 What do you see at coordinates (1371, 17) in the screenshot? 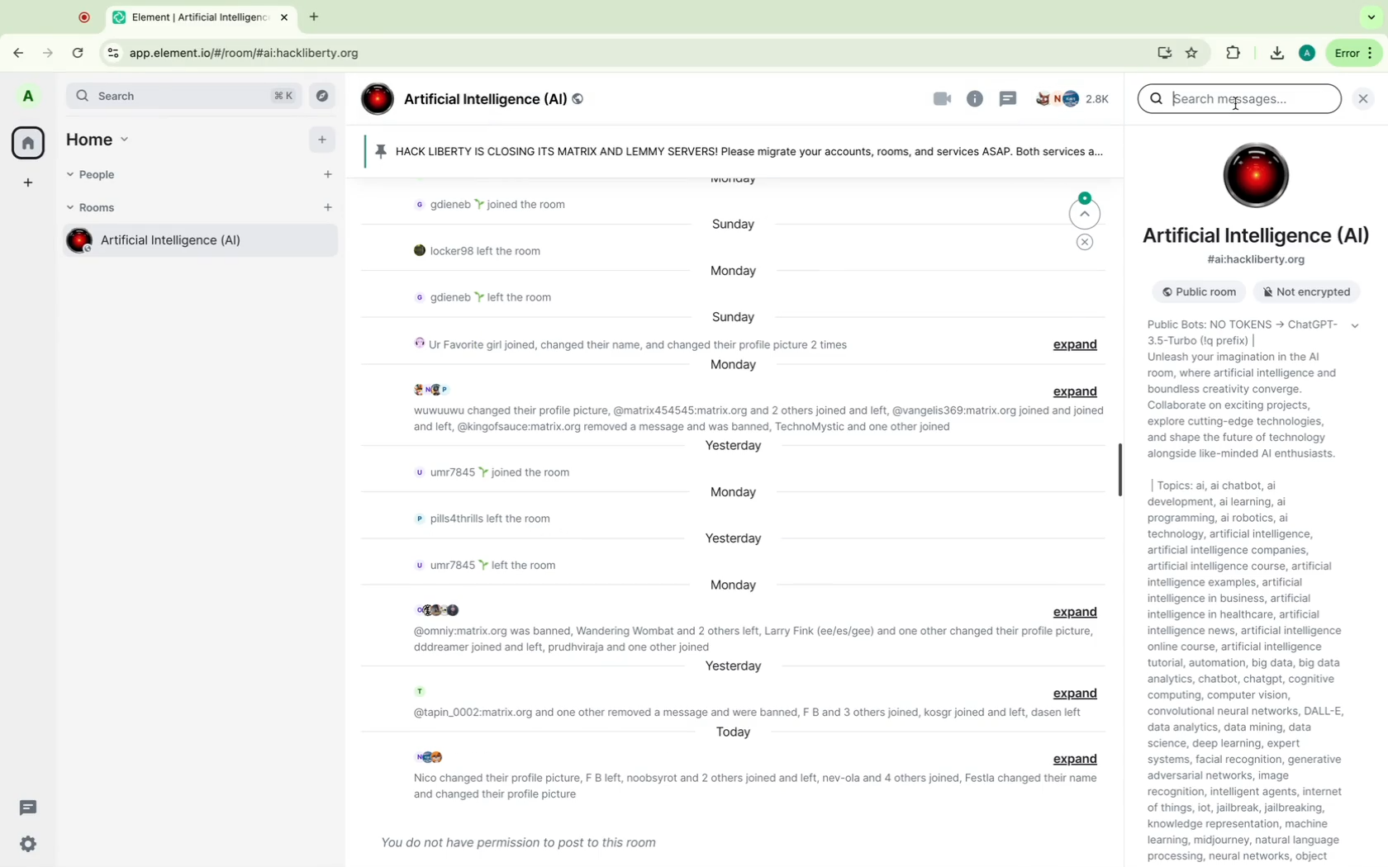
I see `search tabs` at bounding box center [1371, 17].